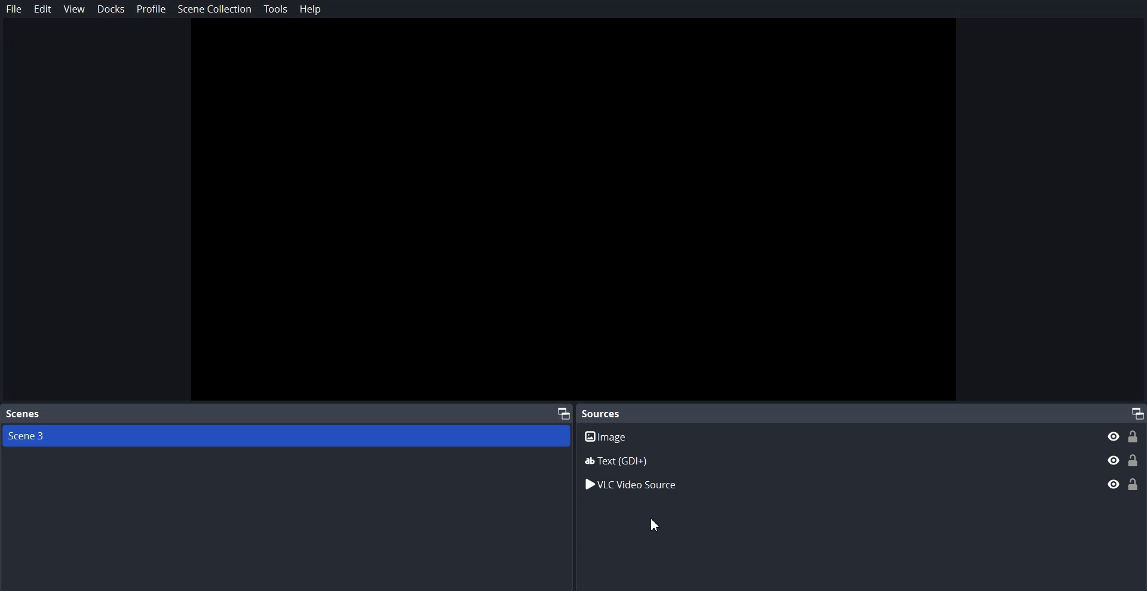 This screenshot has width=1147, height=591. What do you see at coordinates (1134, 484) in the screenshot?
I see `Lock` at bounding box center [1134, 484].